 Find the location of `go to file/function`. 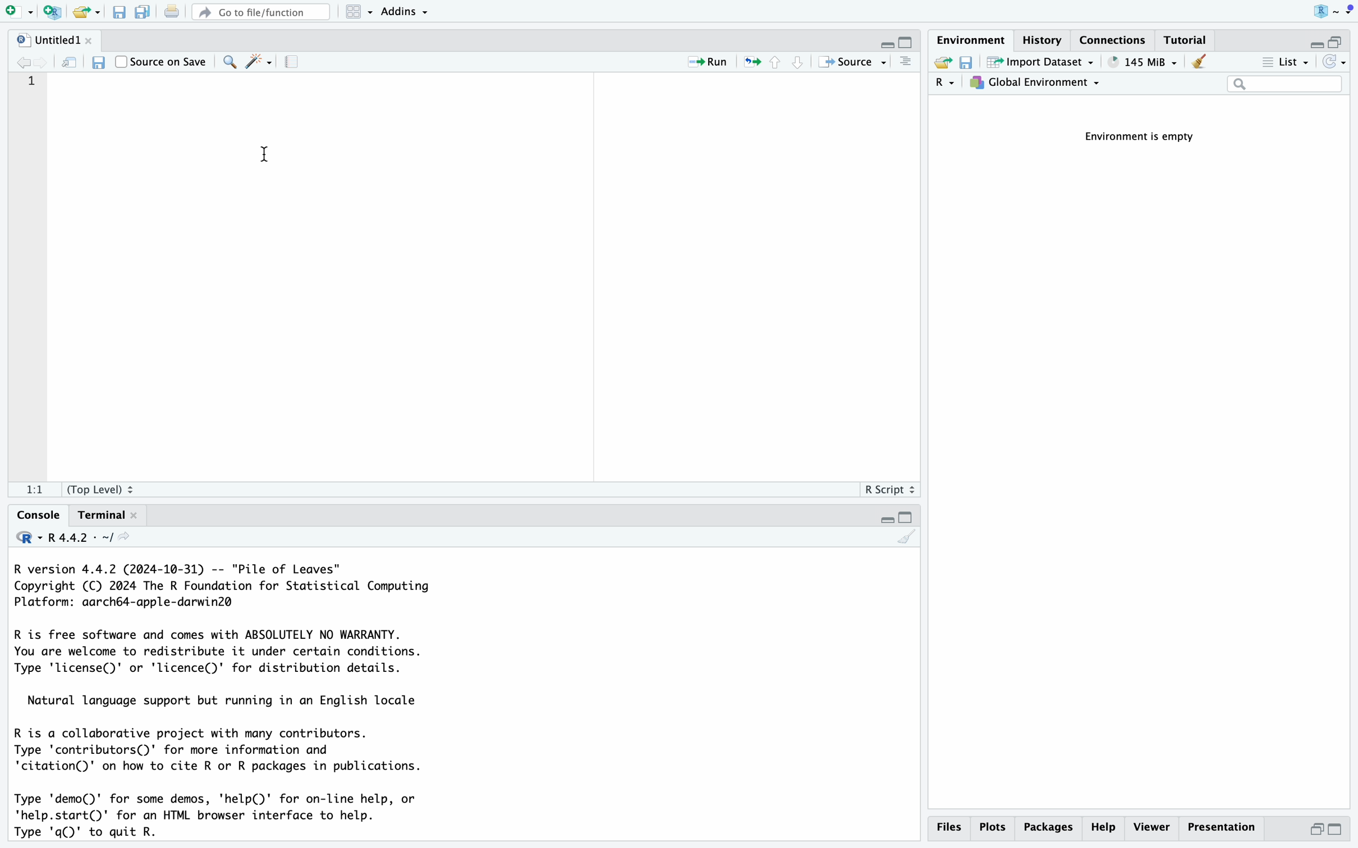

go to file/function is located at coordinates (260, 10).